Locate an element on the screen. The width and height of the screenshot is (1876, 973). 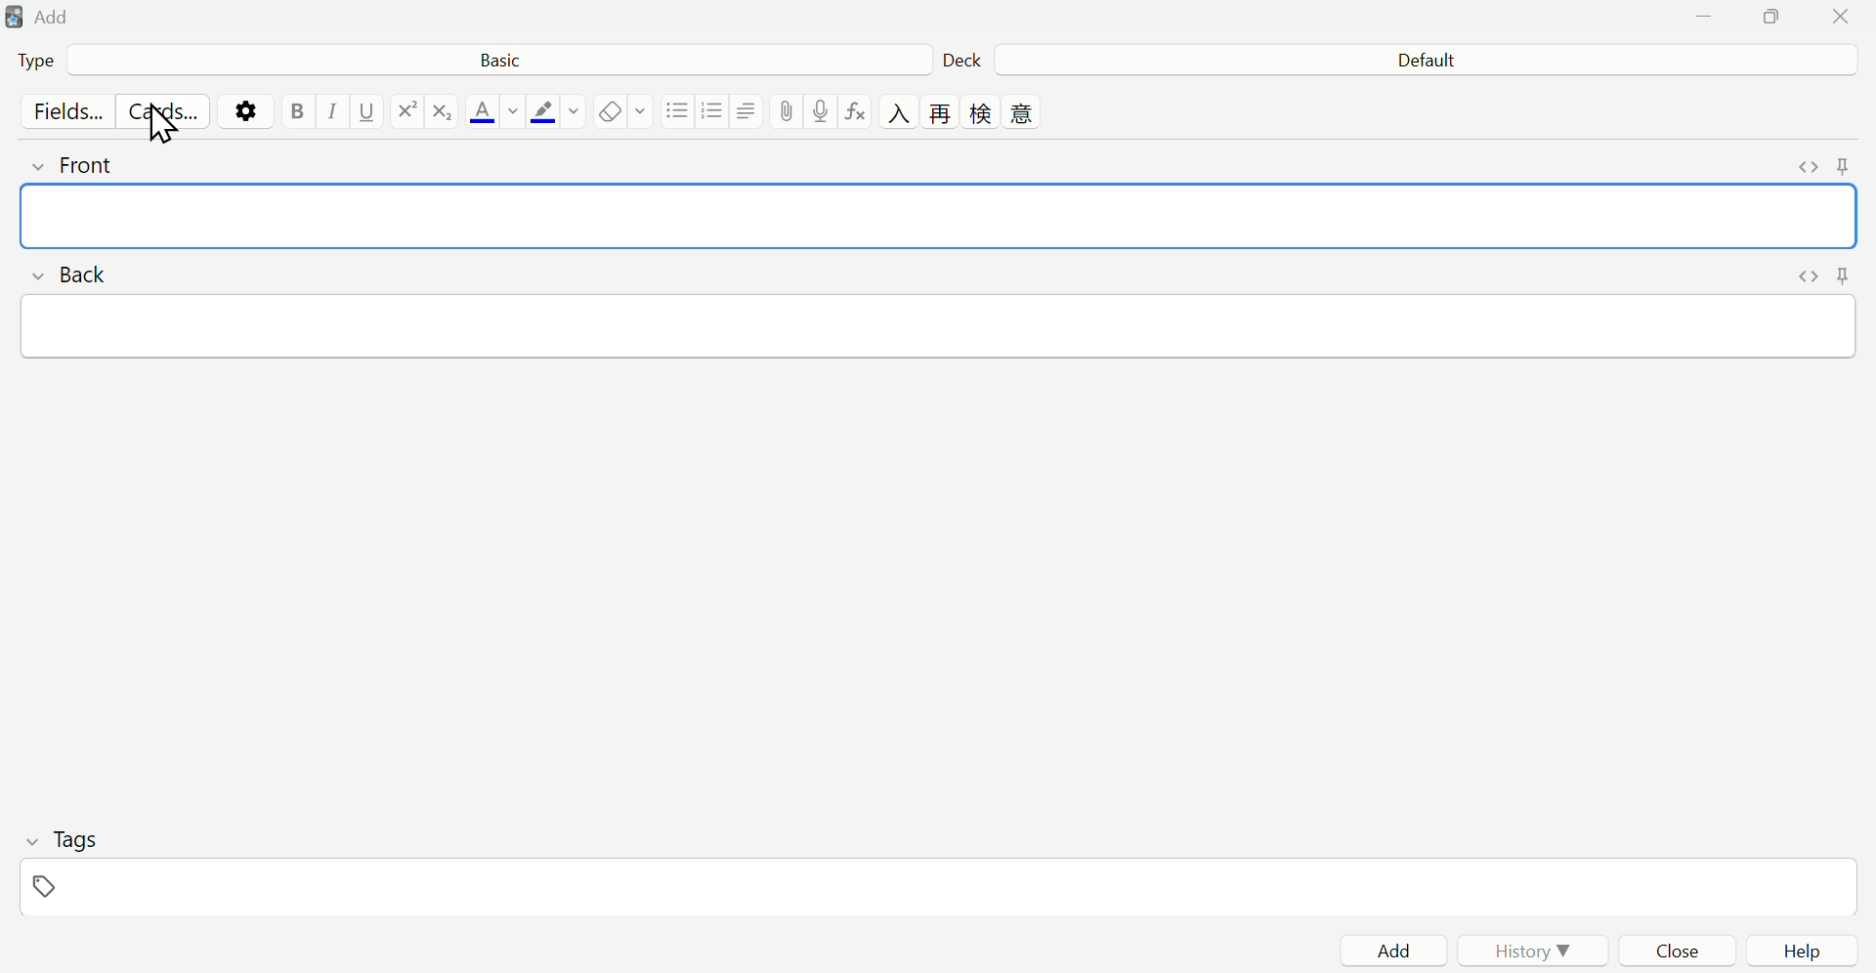
Super script is located at coordinates (406, 108).